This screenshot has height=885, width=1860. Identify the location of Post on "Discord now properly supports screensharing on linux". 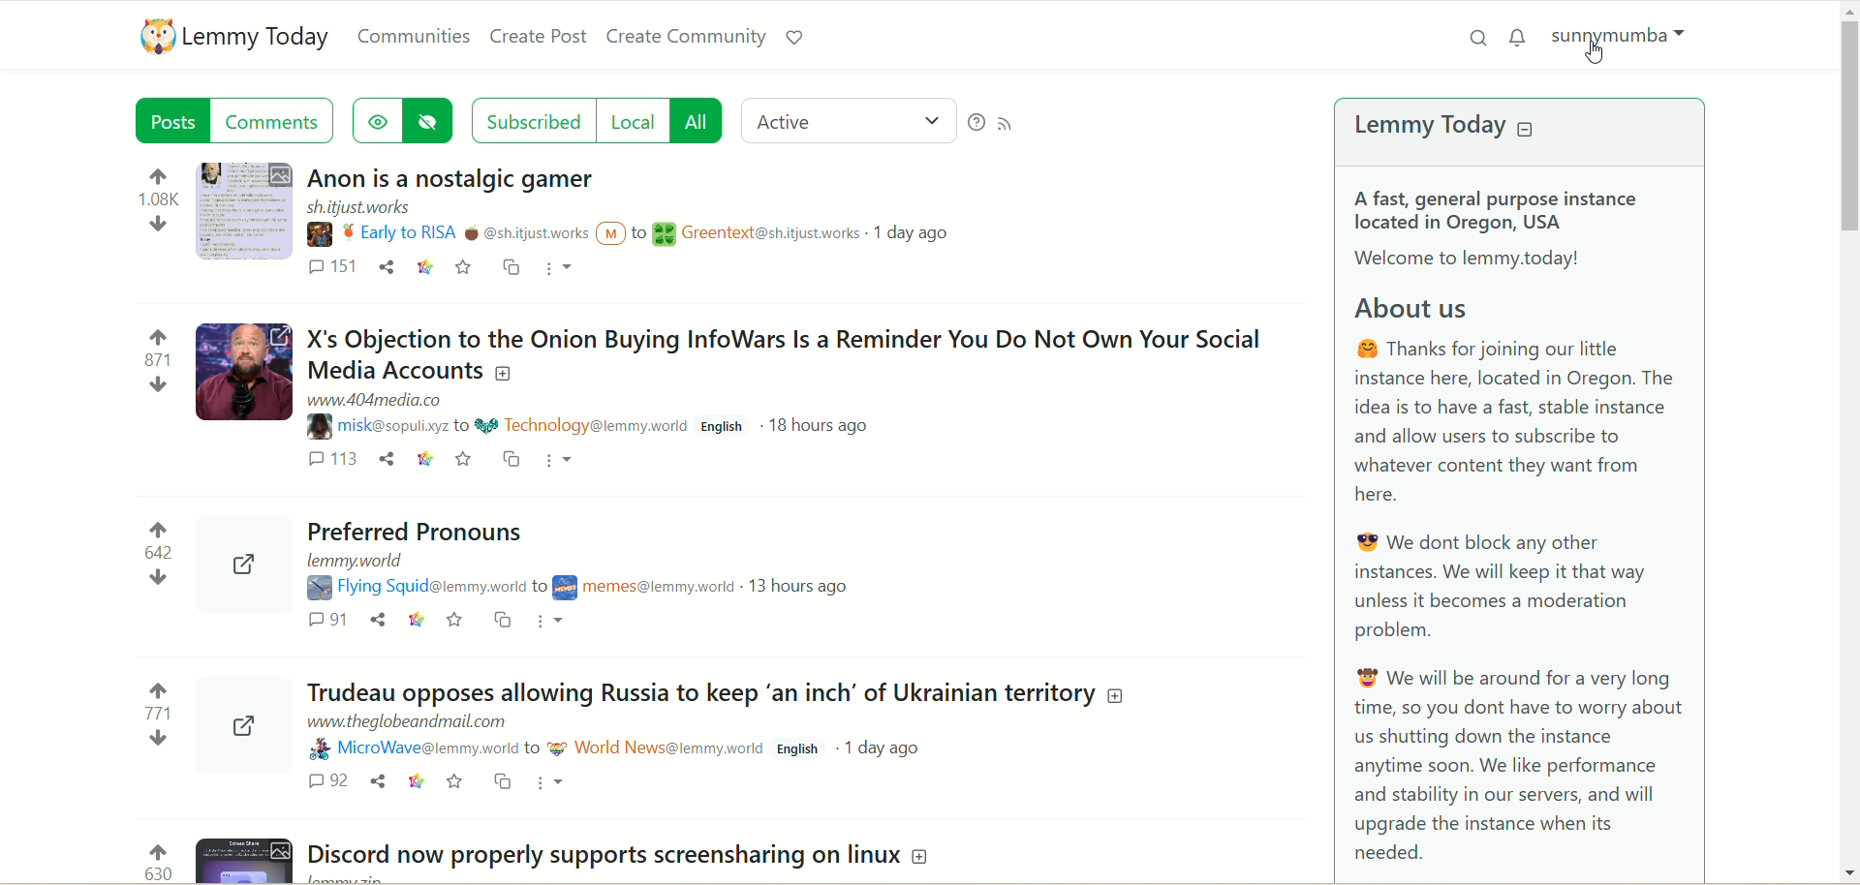
(626, 856).